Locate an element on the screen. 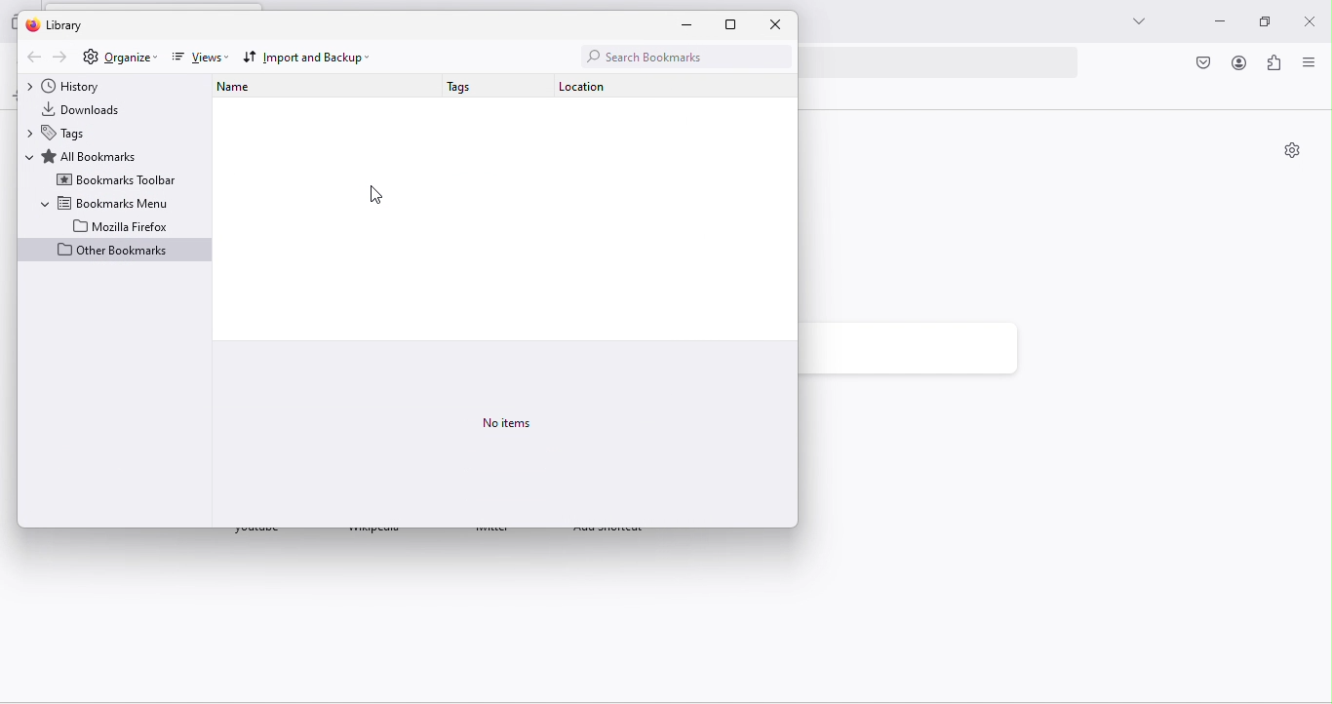 Image resolution: width=1332 pixels, height=704 pixels. visit chrome is located at coordinates (1205, 64).